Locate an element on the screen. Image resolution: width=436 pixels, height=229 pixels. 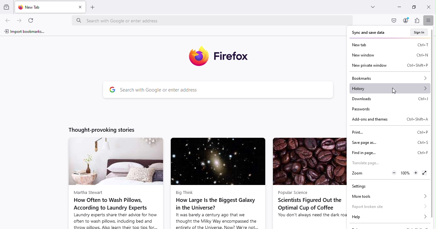
New windows is located at coordinates (389, 55).